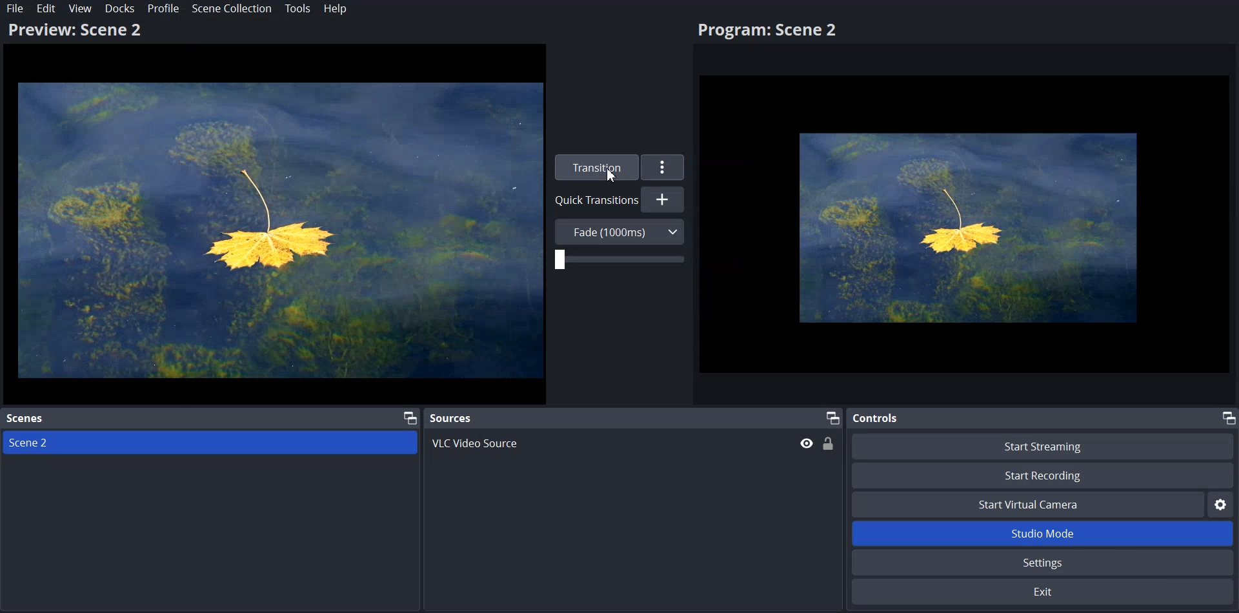 The width and height of the screenshot is (1239, 613). What do you see at coordinates (119, 8) in the screenshot?
I see `Docks` at bounding box center [119, 8].